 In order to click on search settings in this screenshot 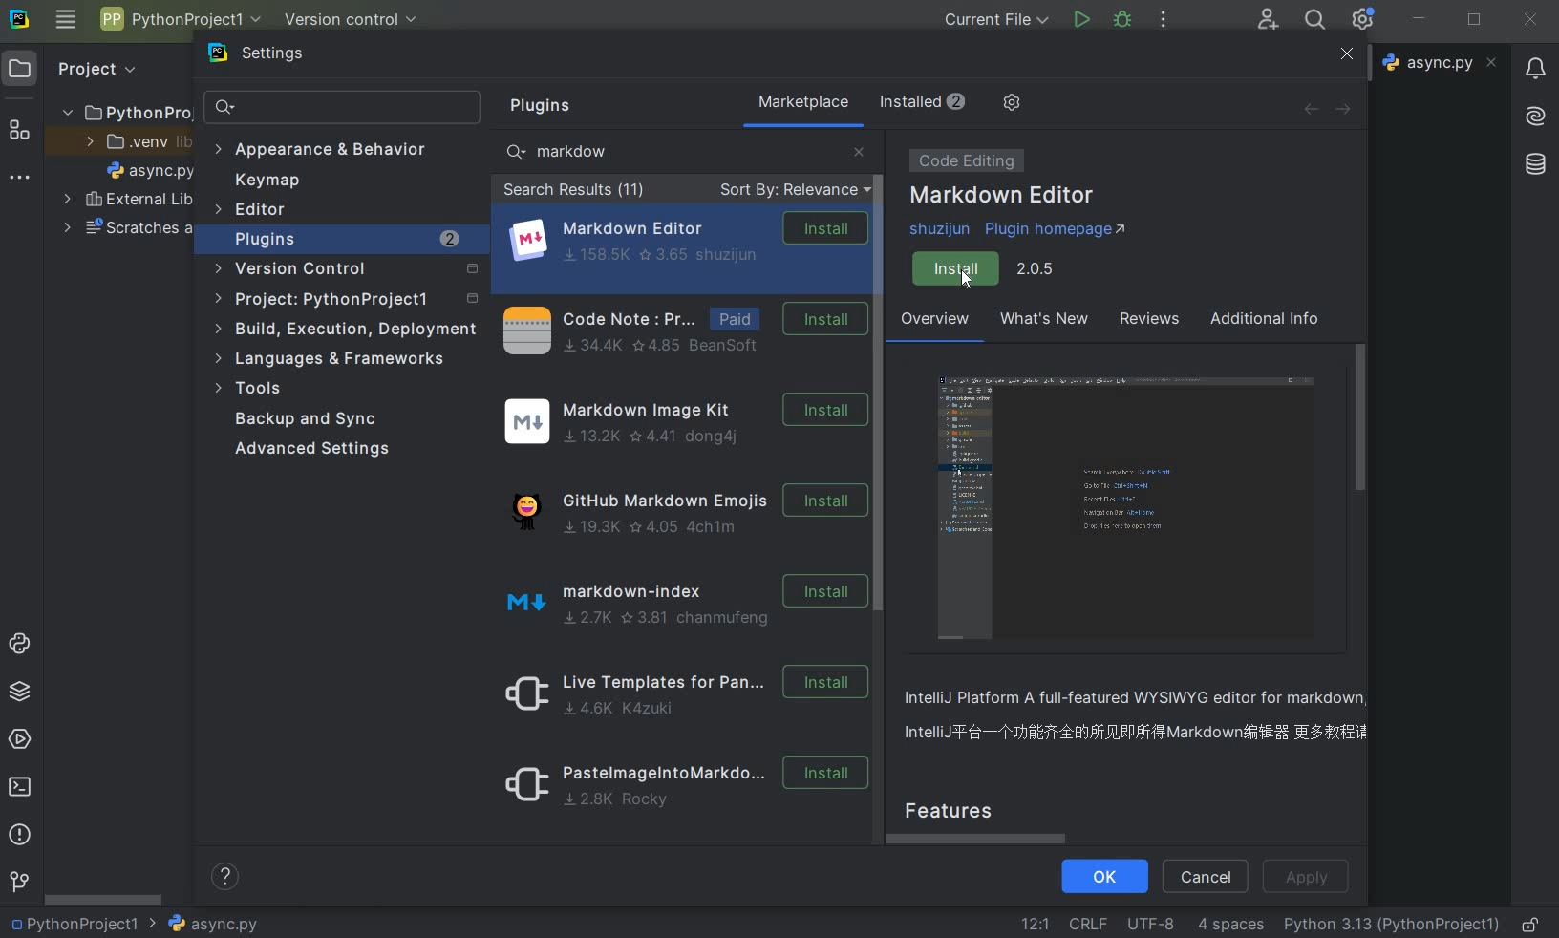, I will do `click(344, 108)`.